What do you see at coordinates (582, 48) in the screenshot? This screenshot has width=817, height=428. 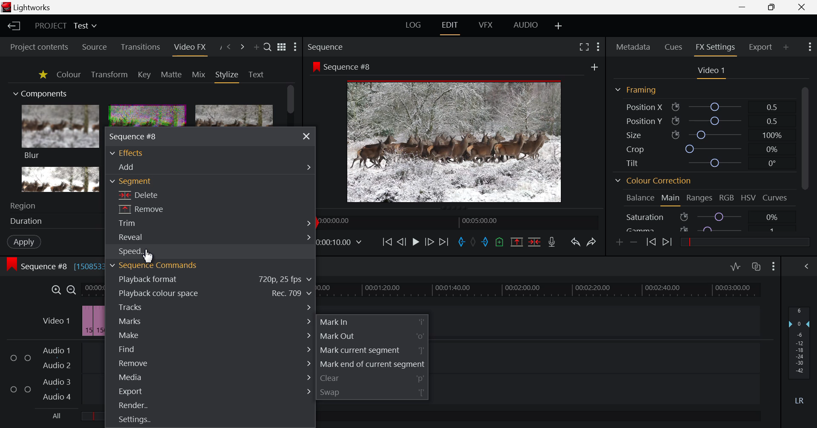 I see `Full Screen` at bounding box center [582, 48].